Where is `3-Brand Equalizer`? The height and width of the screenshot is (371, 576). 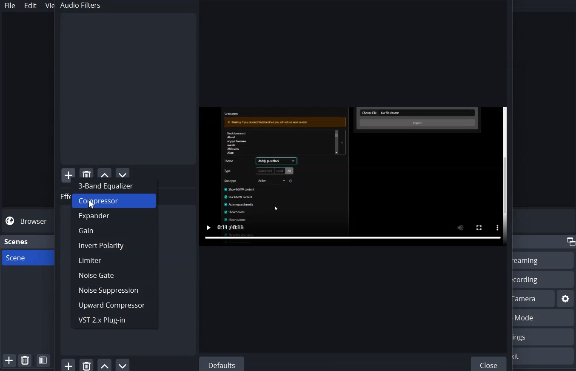 3-Brand Equalizer is located at coordinates (114, 185).